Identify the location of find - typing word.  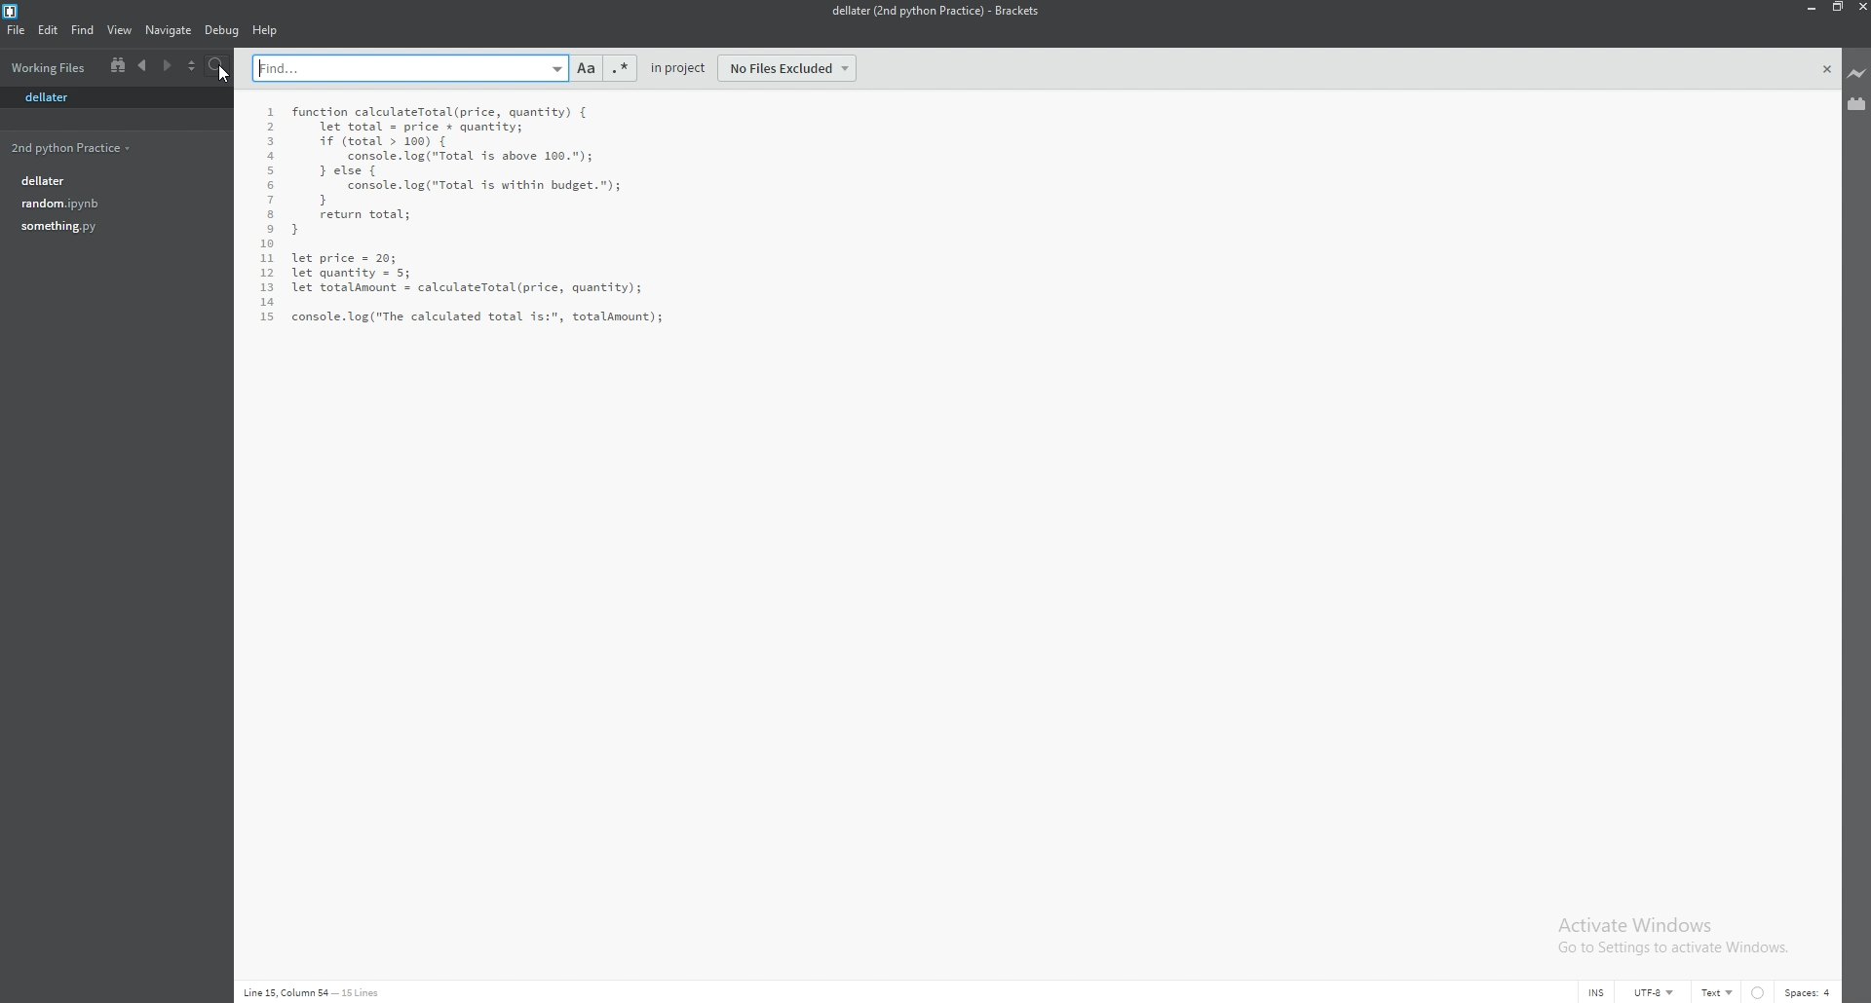
(411, 67).